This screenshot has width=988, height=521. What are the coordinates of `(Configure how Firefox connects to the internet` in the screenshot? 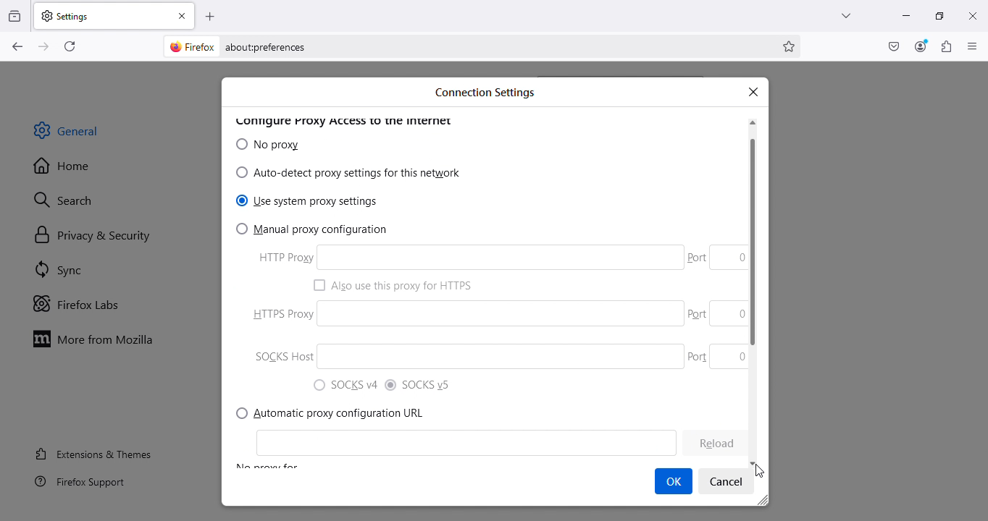 It's located at (461, 440).